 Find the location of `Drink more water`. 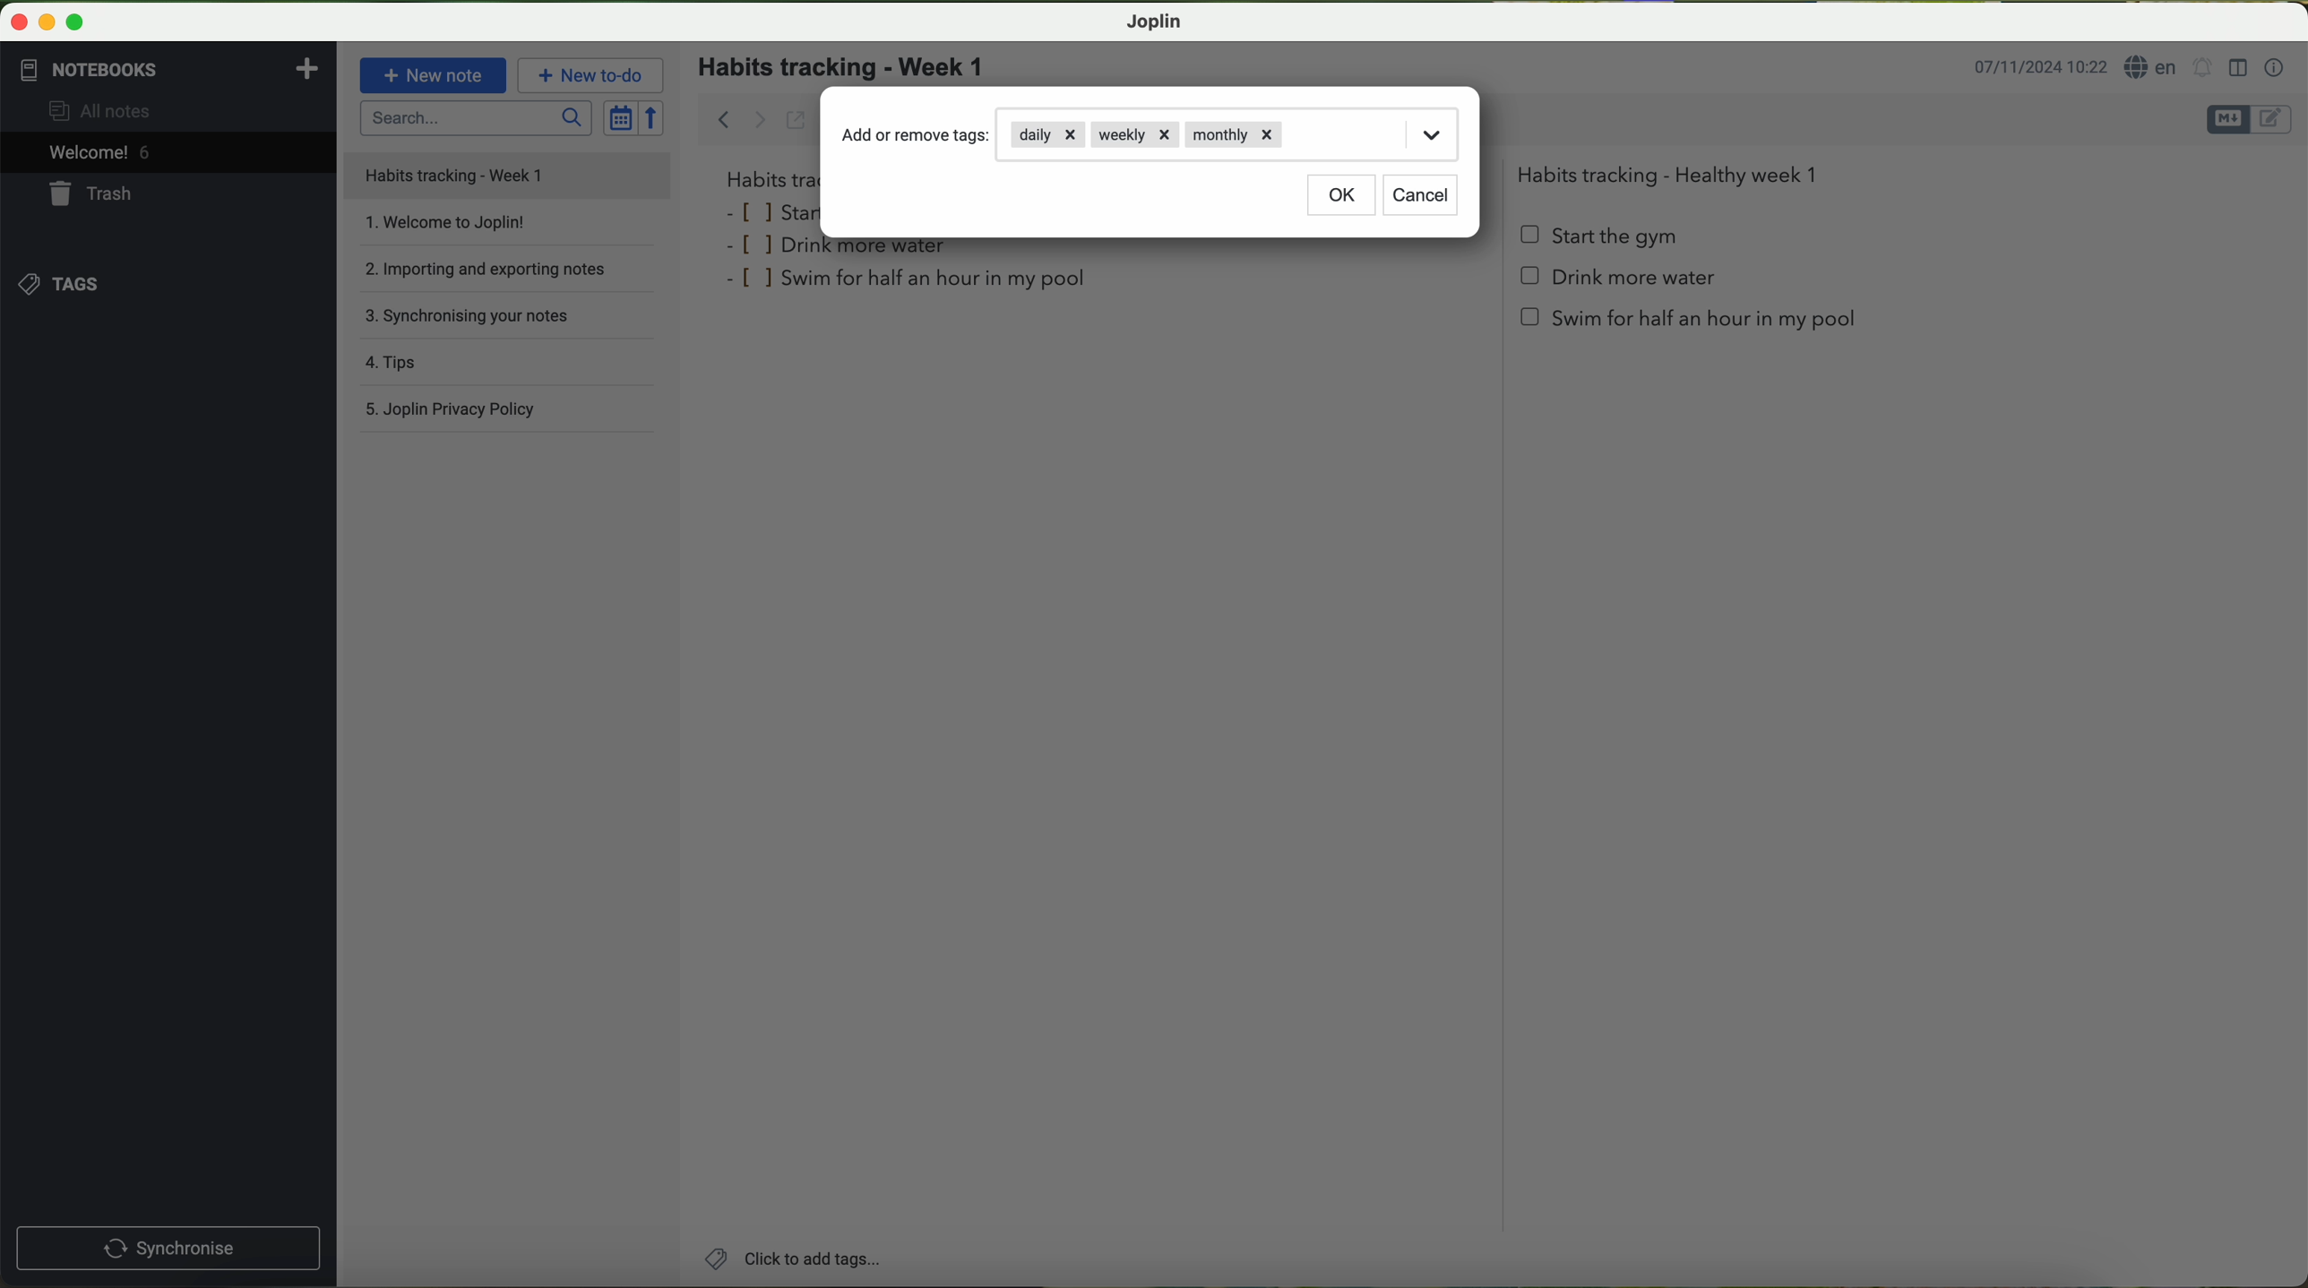

Drink more water is located at coordinates (1618, 283).